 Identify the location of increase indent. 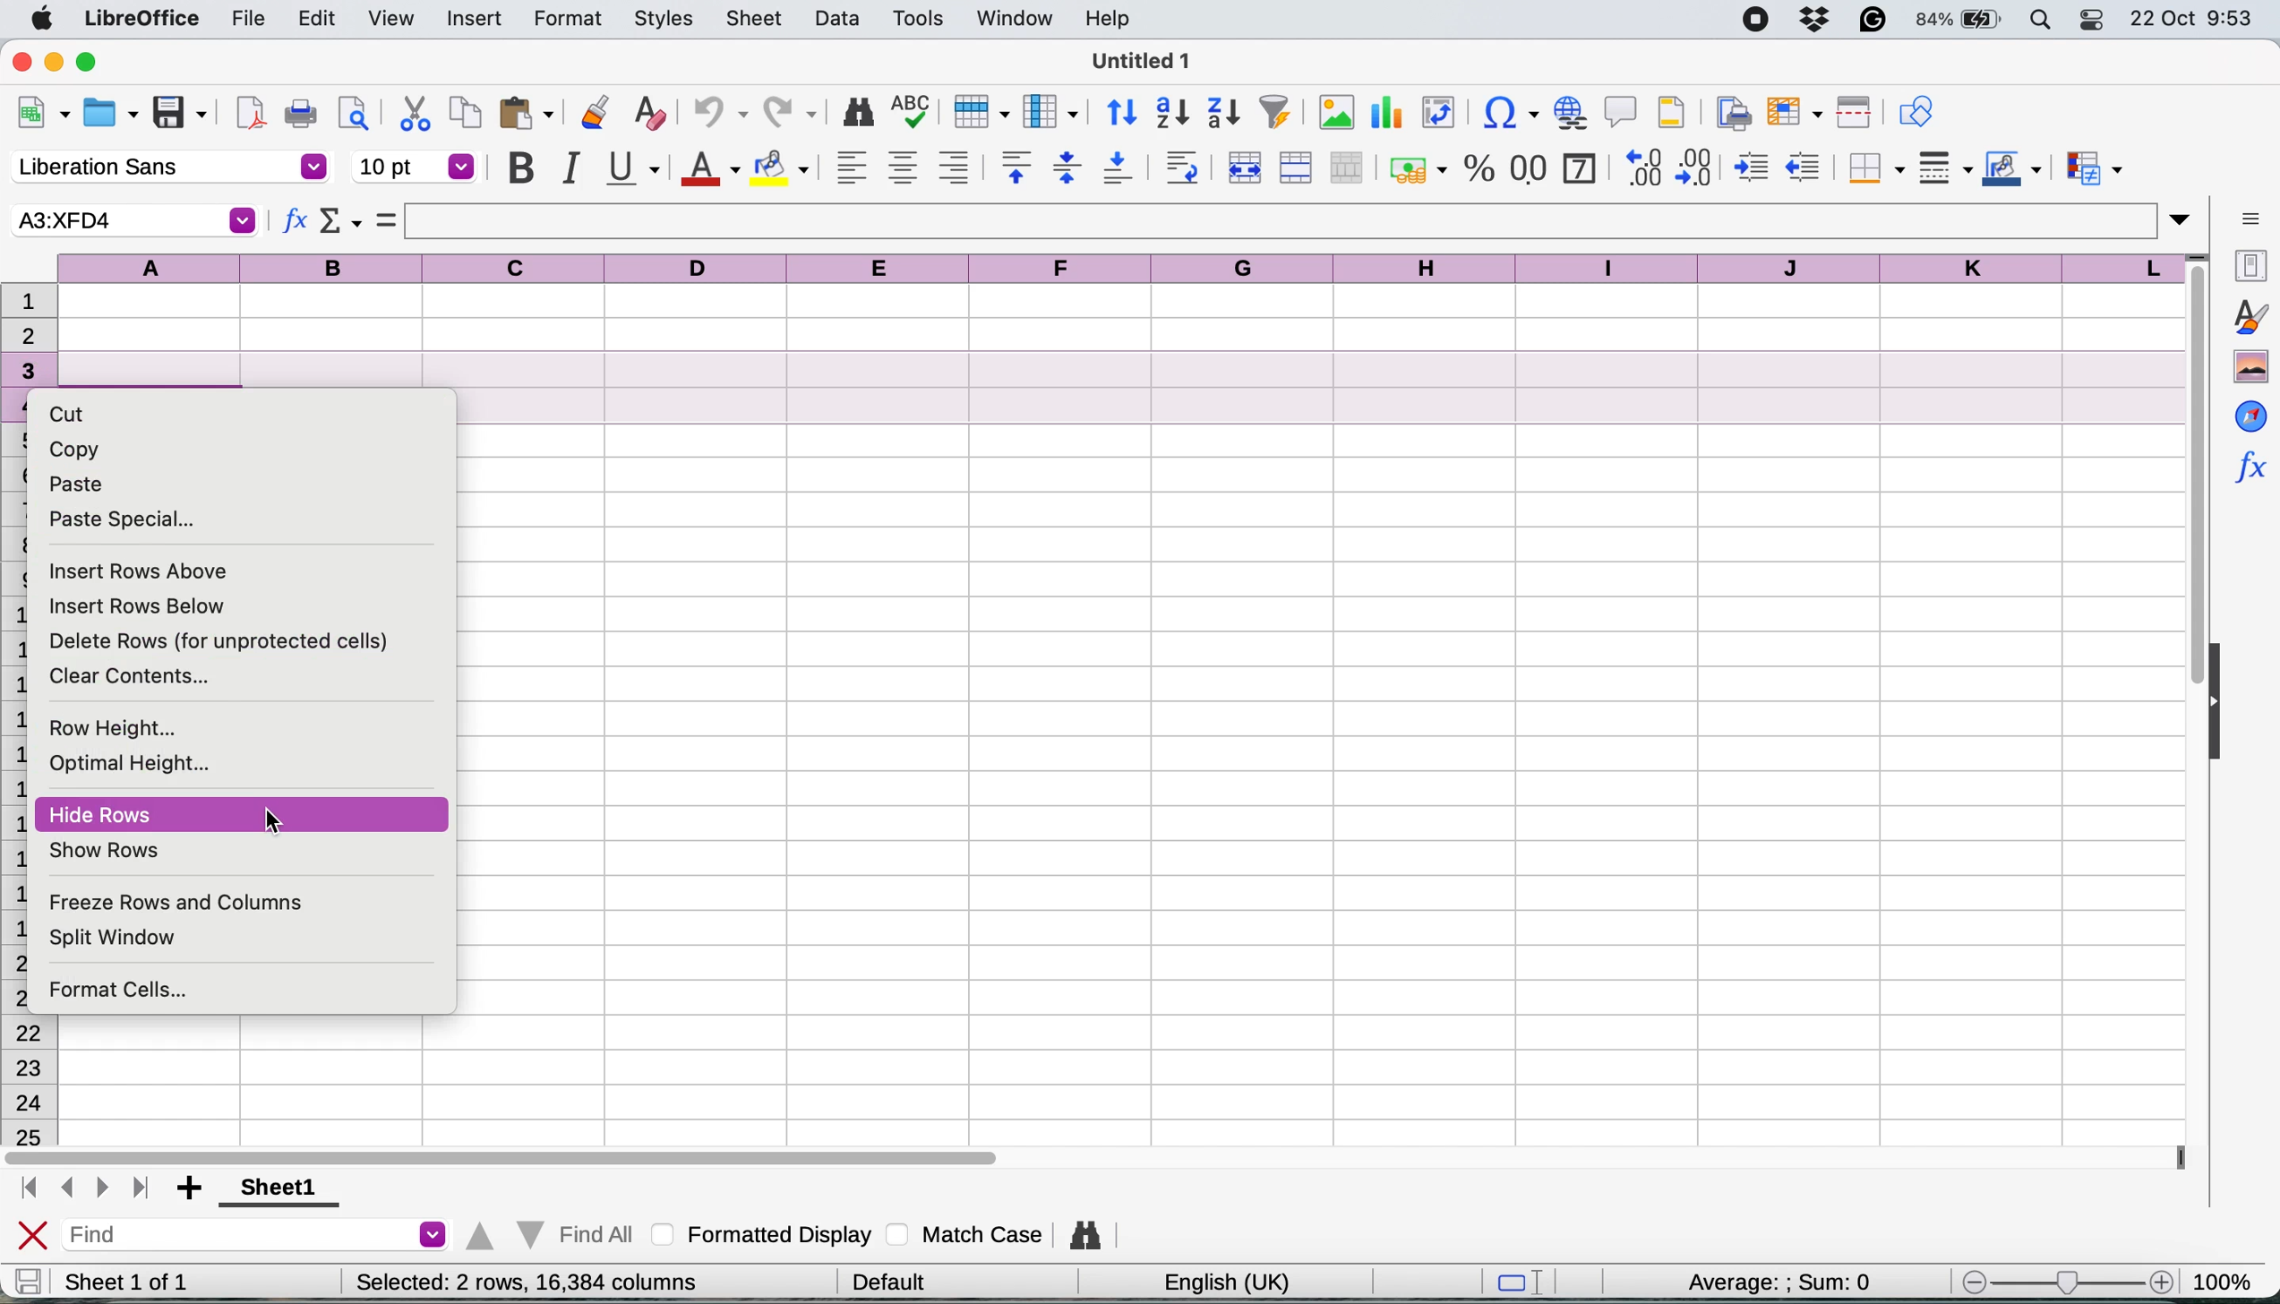
(1753, 167).